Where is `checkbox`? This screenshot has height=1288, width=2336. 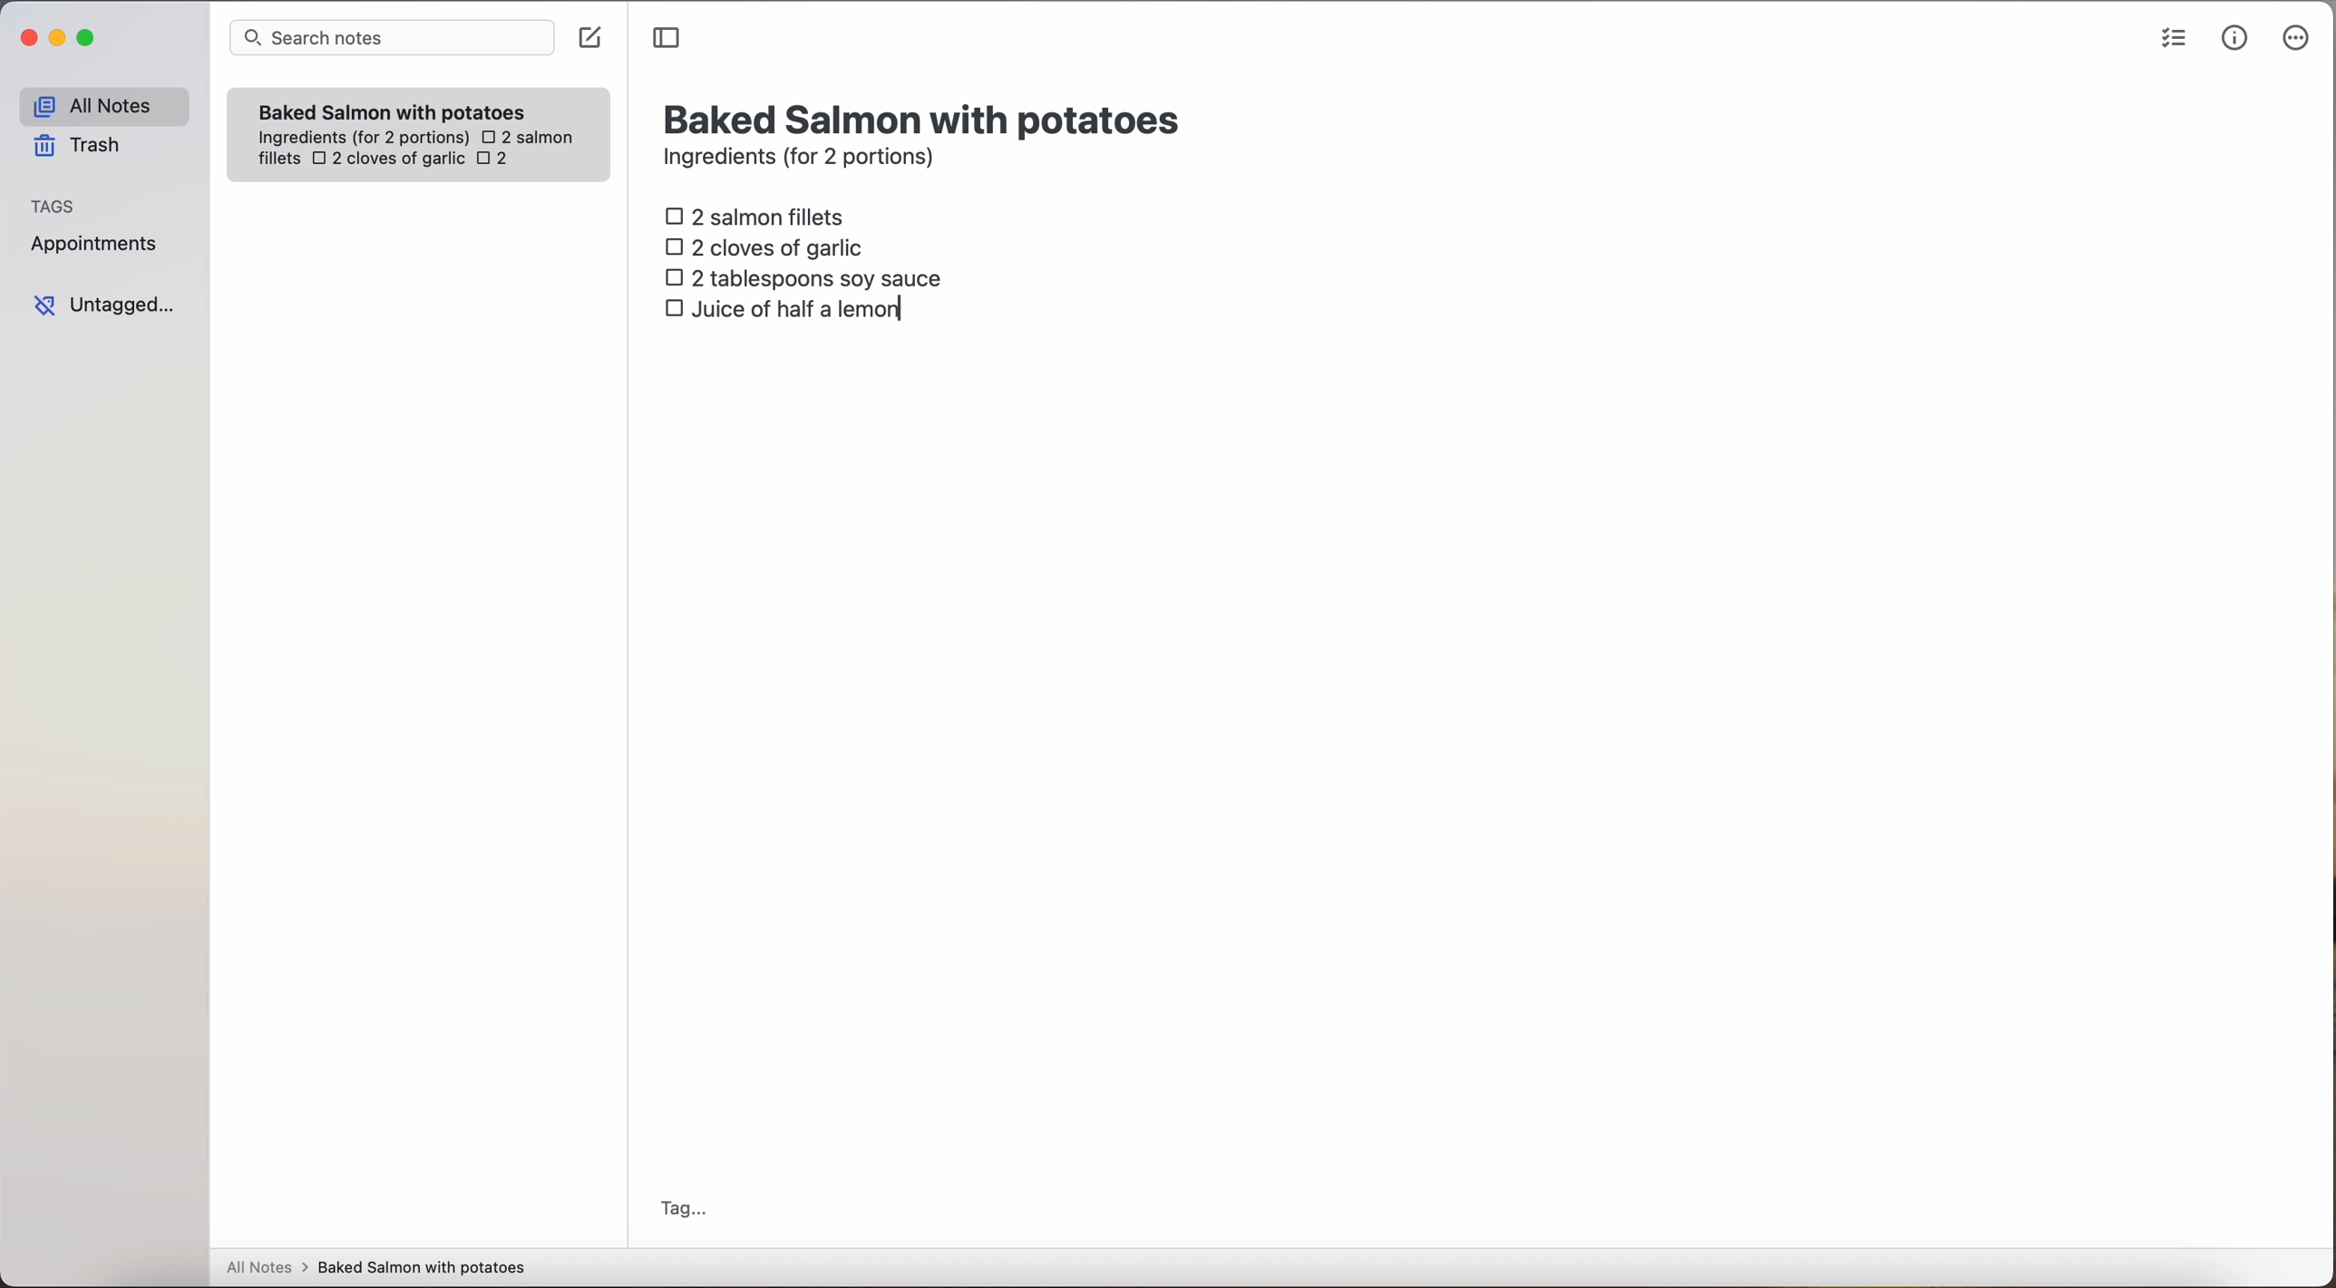 checkbox is located at coordinates (671, 310).